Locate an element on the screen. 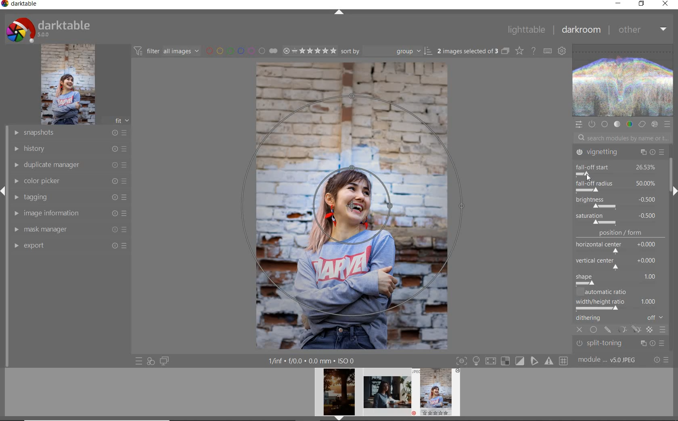 The height and width of the screenshot is (421, 678). export is located at coordinates (69, 245).